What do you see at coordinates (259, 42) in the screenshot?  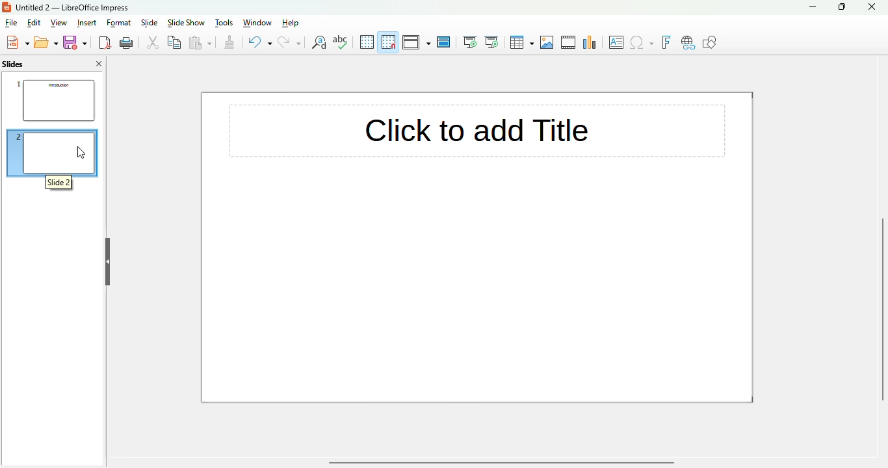 I see `undo` at bounding box center [259, 42].